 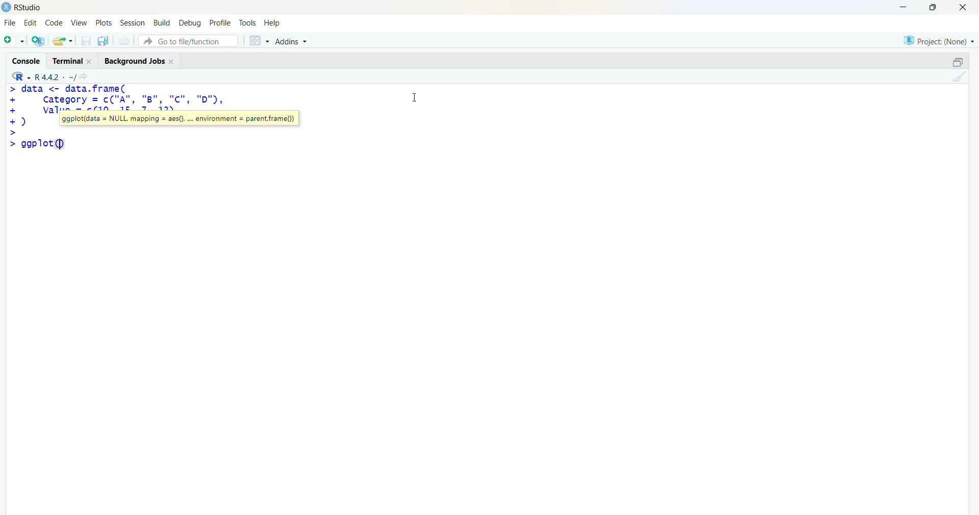 I want to click on Background Jobs, so click(x=139, y=59).